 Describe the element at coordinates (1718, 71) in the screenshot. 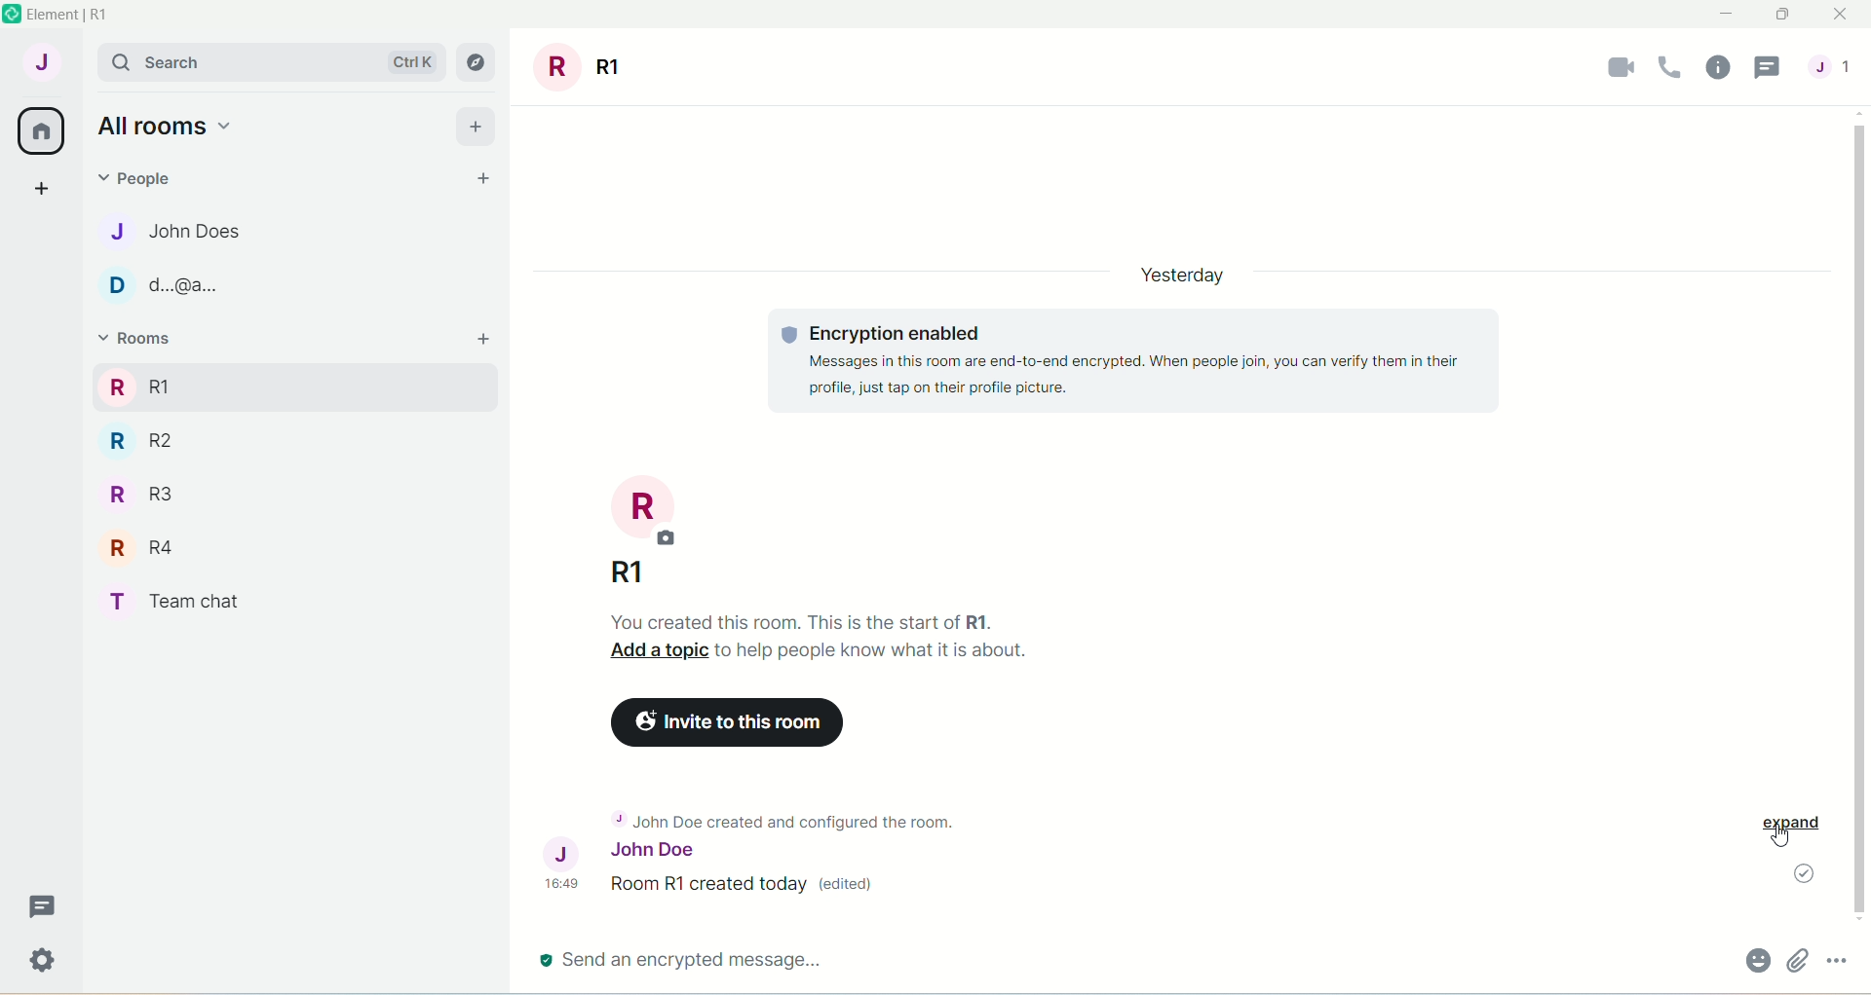

I see `room info` at that location.